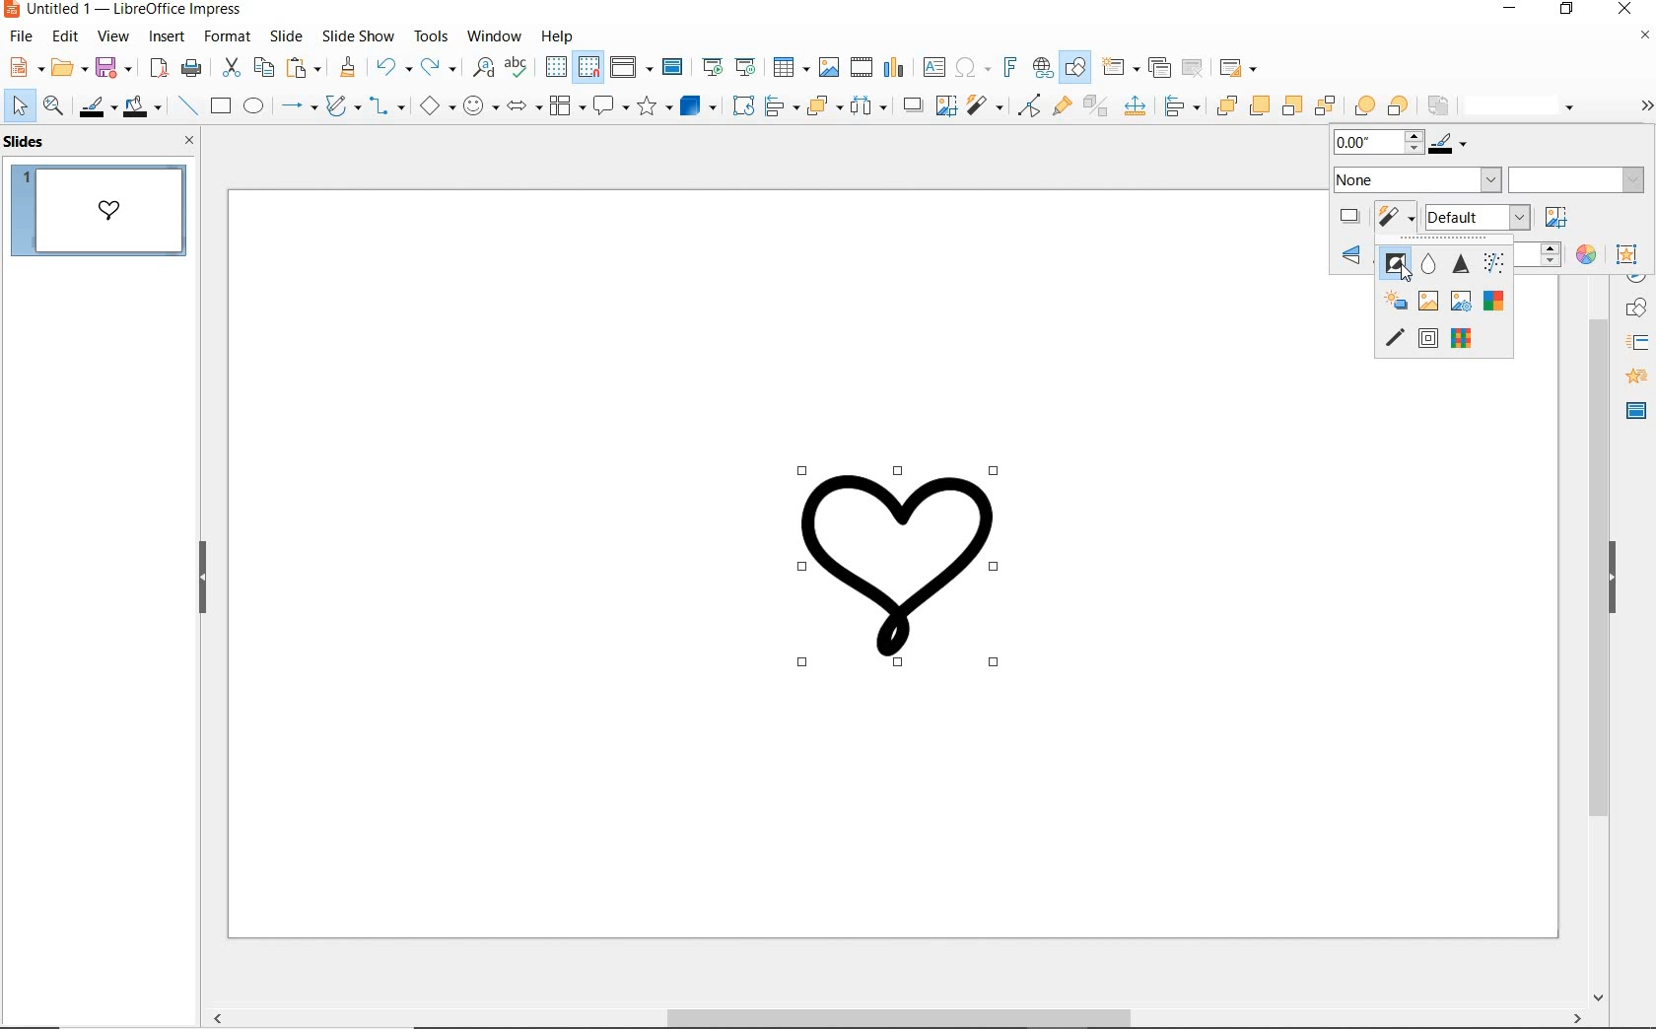  What do you see at coordinates (222, 106) in the screenshot?
I see `rectangle` at bounding box center [222, 106].